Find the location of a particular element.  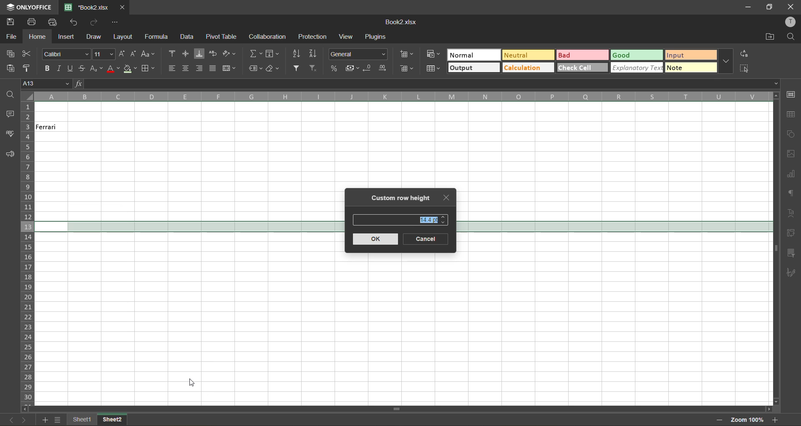

pivot table is located at coordinates (792, 233).